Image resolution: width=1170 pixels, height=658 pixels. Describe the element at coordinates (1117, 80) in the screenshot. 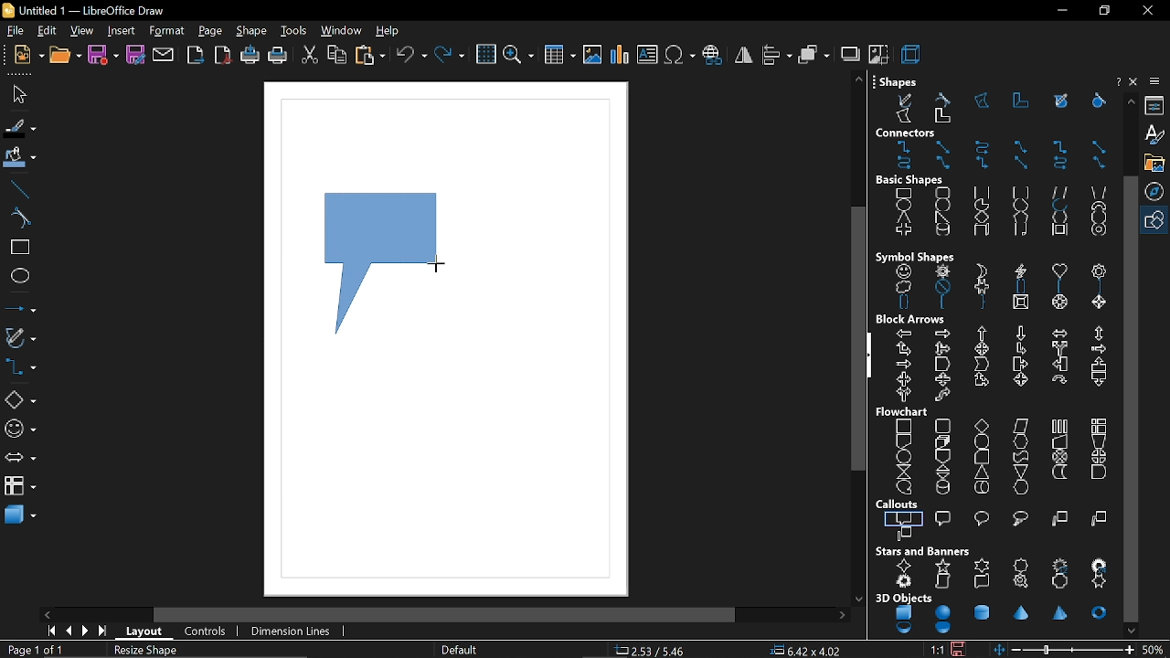

I see `help` at that location.